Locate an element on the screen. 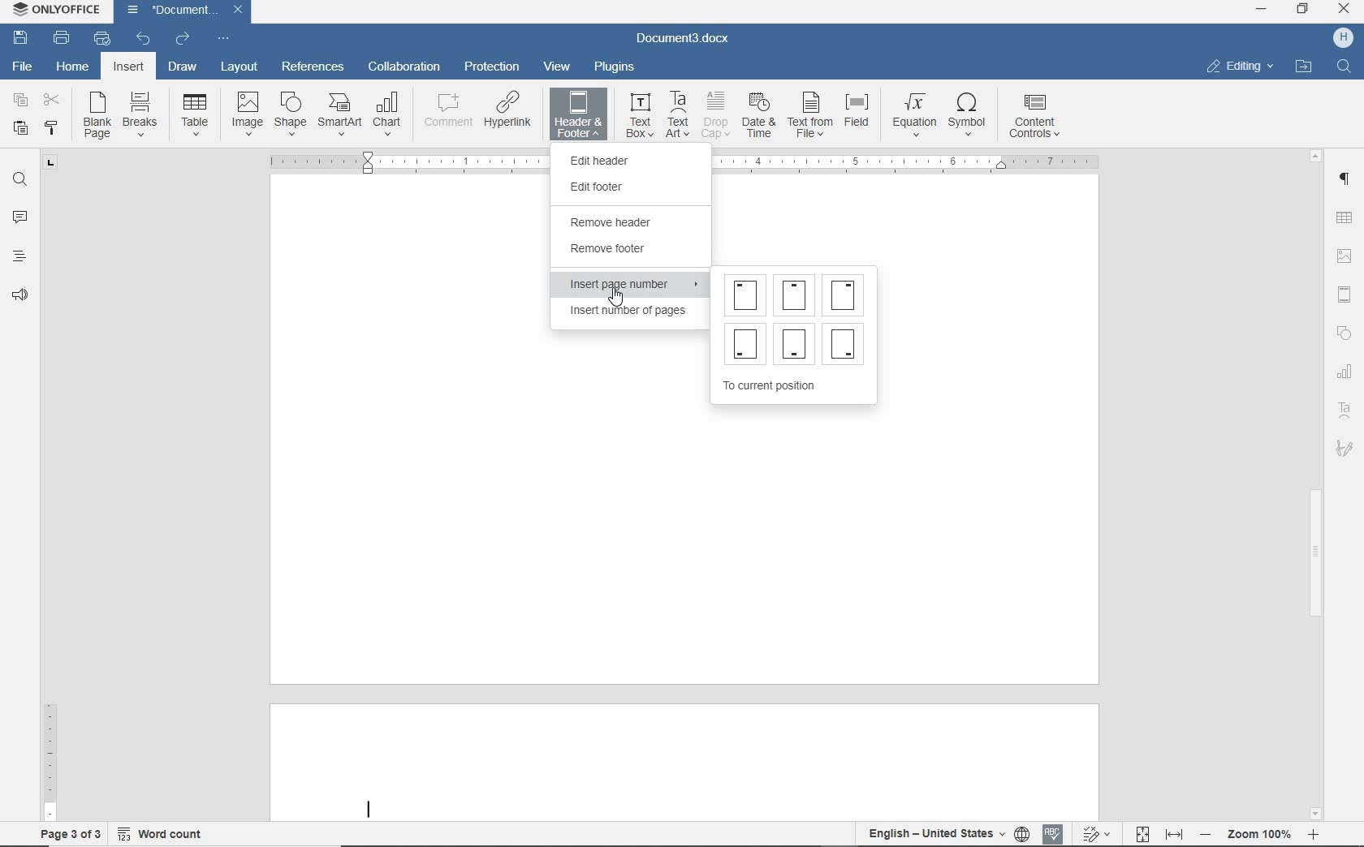 Image resolution: width=1364 pixels, height=847 pixels. TEXT ART is located at coordinates (679, 114).